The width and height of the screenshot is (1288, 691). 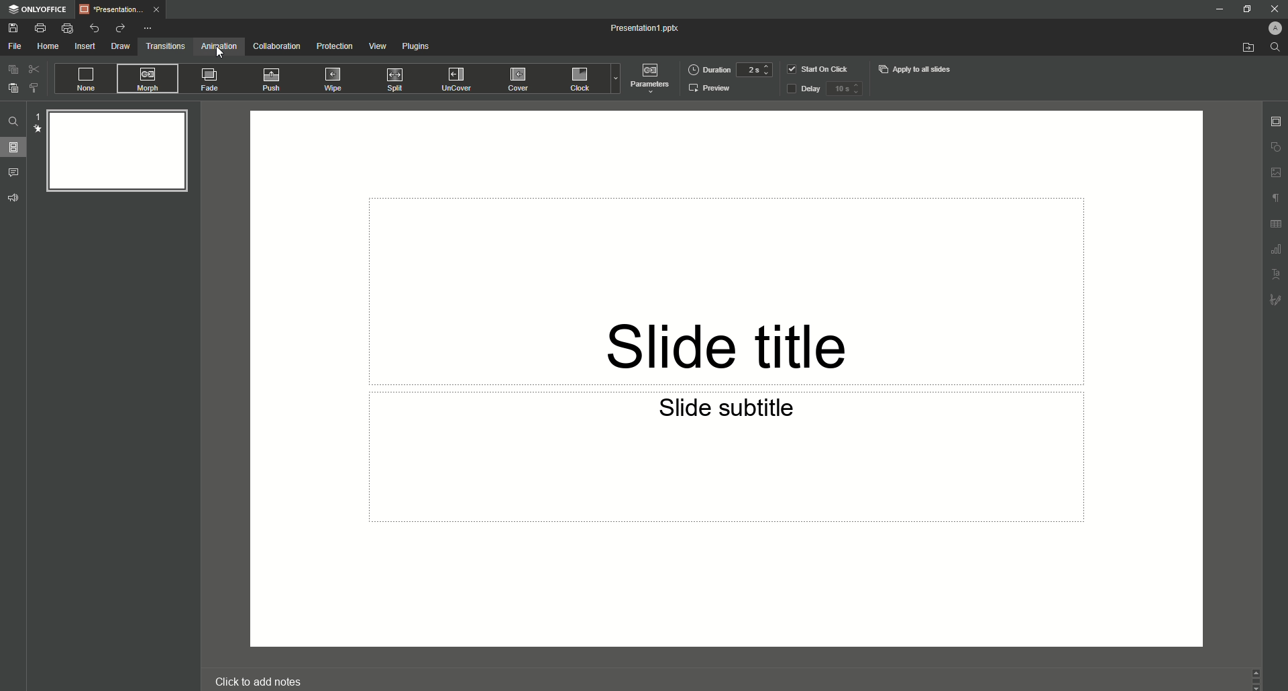 What do you see at coordinates (580, 78) in the screenshot?
I see `Clock` at bounding box center [580, 78].